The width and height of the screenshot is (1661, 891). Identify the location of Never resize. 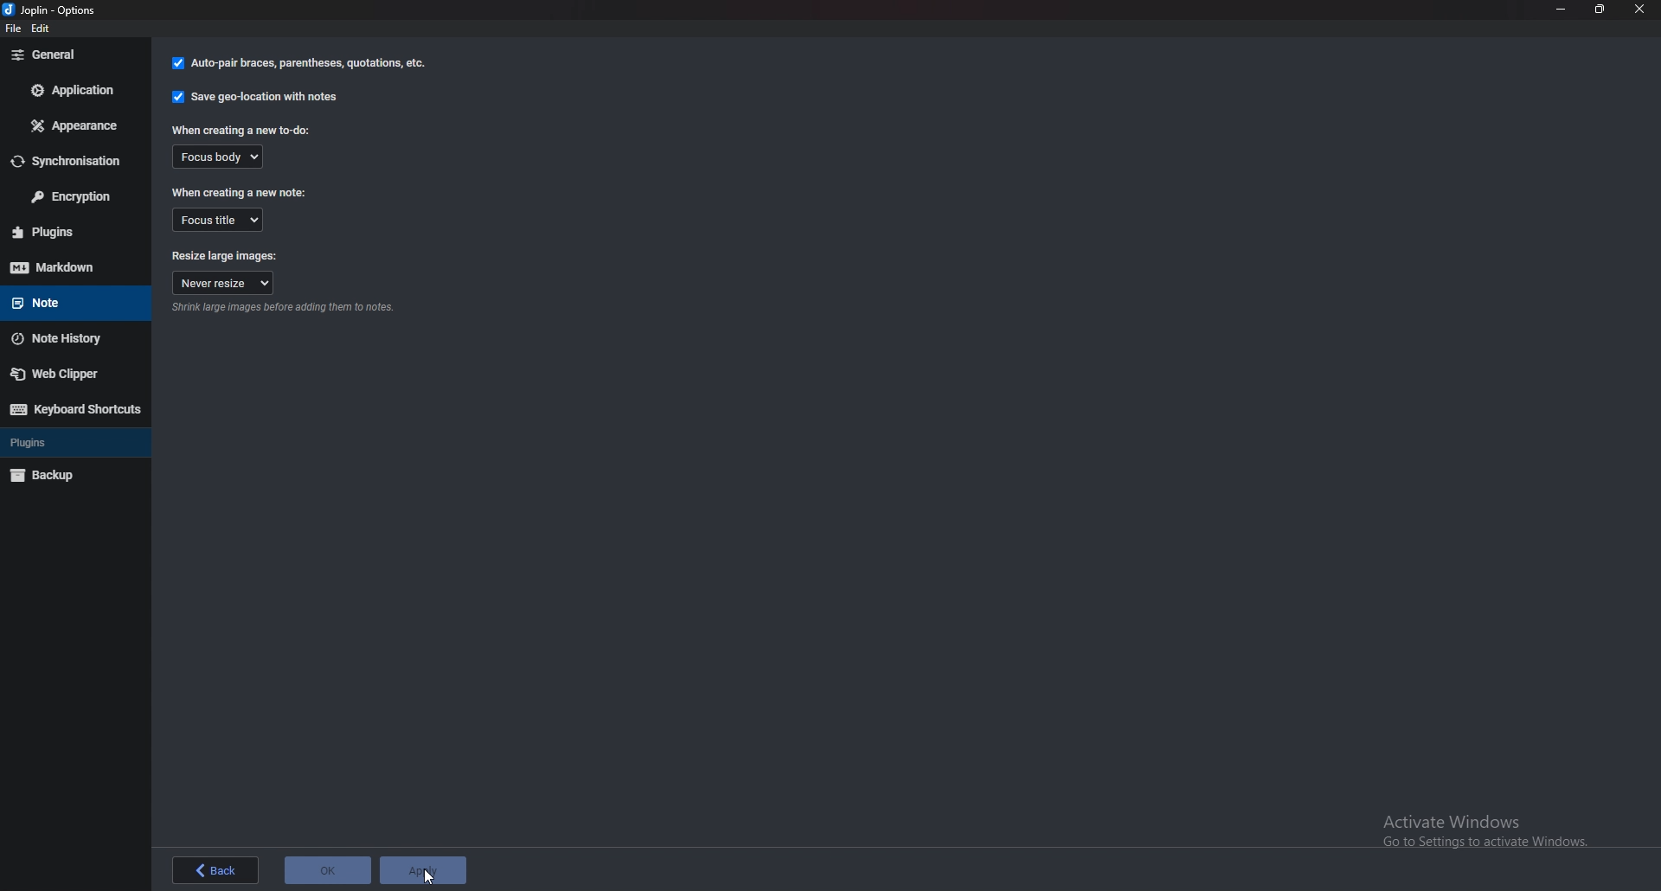
(223, 284).